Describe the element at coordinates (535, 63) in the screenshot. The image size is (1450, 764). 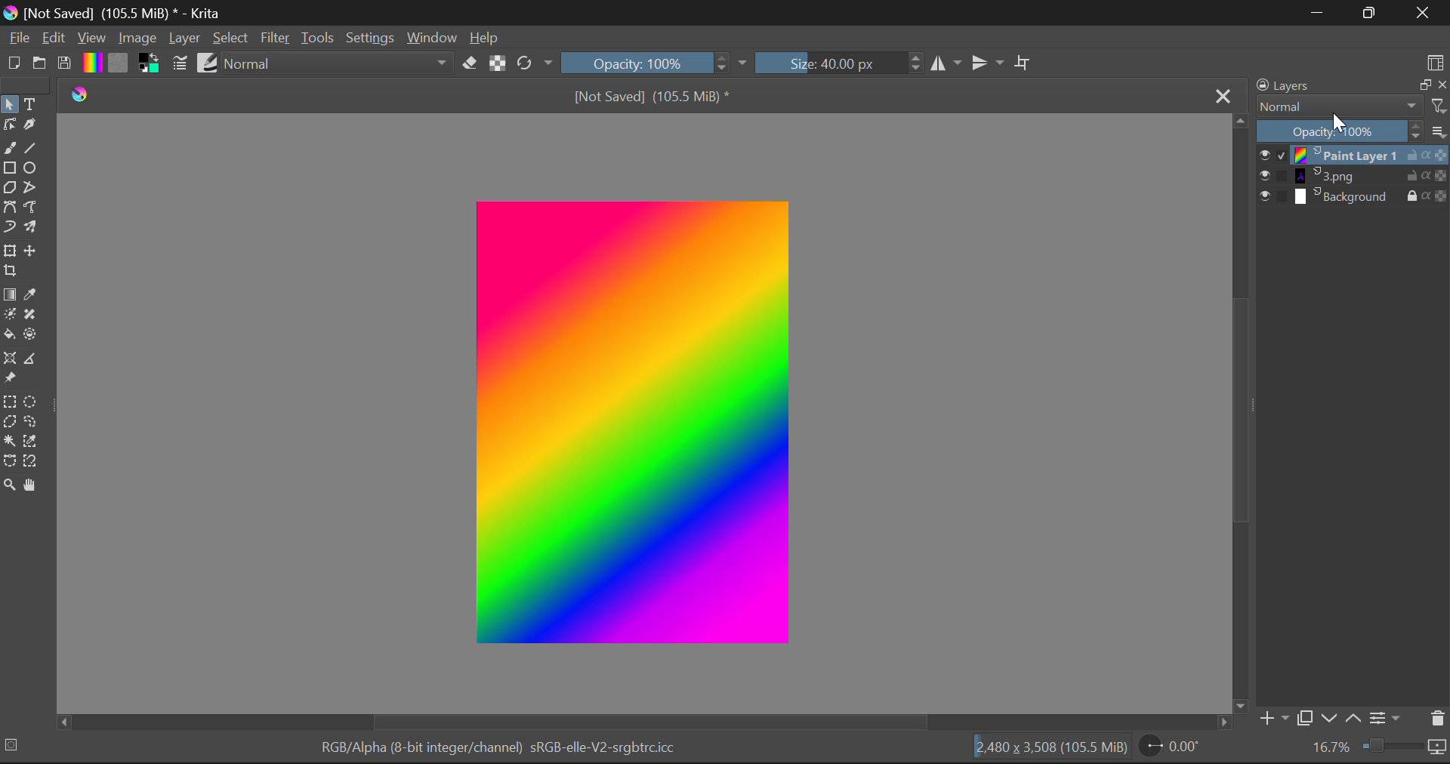
I see `Rotation` at that location.